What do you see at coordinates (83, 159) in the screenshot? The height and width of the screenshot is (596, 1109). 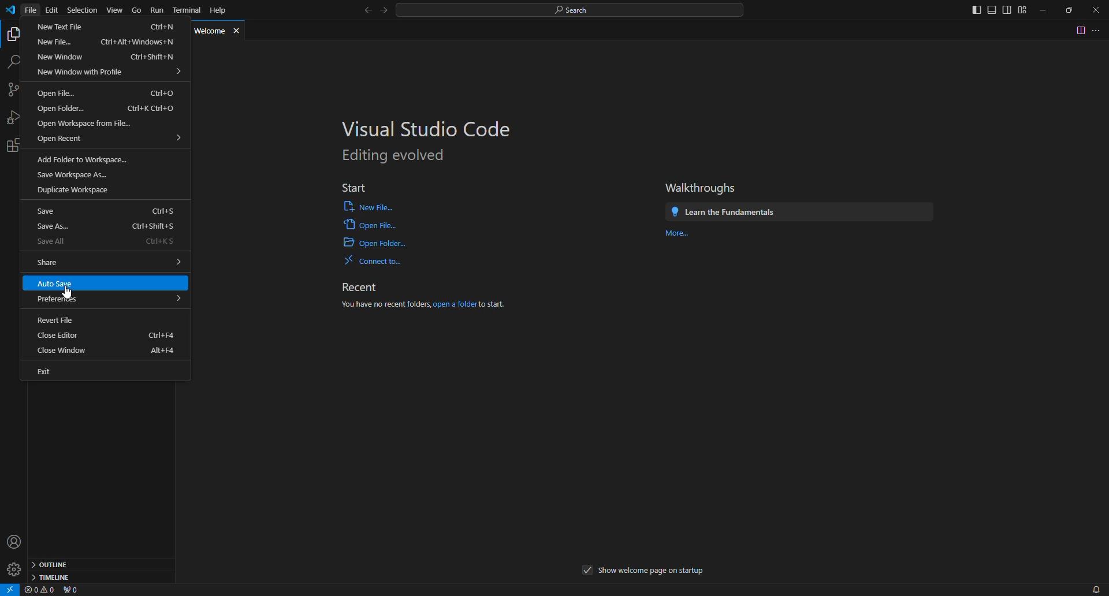 I see `add folder to workspace` at bounding box center [83, 159].